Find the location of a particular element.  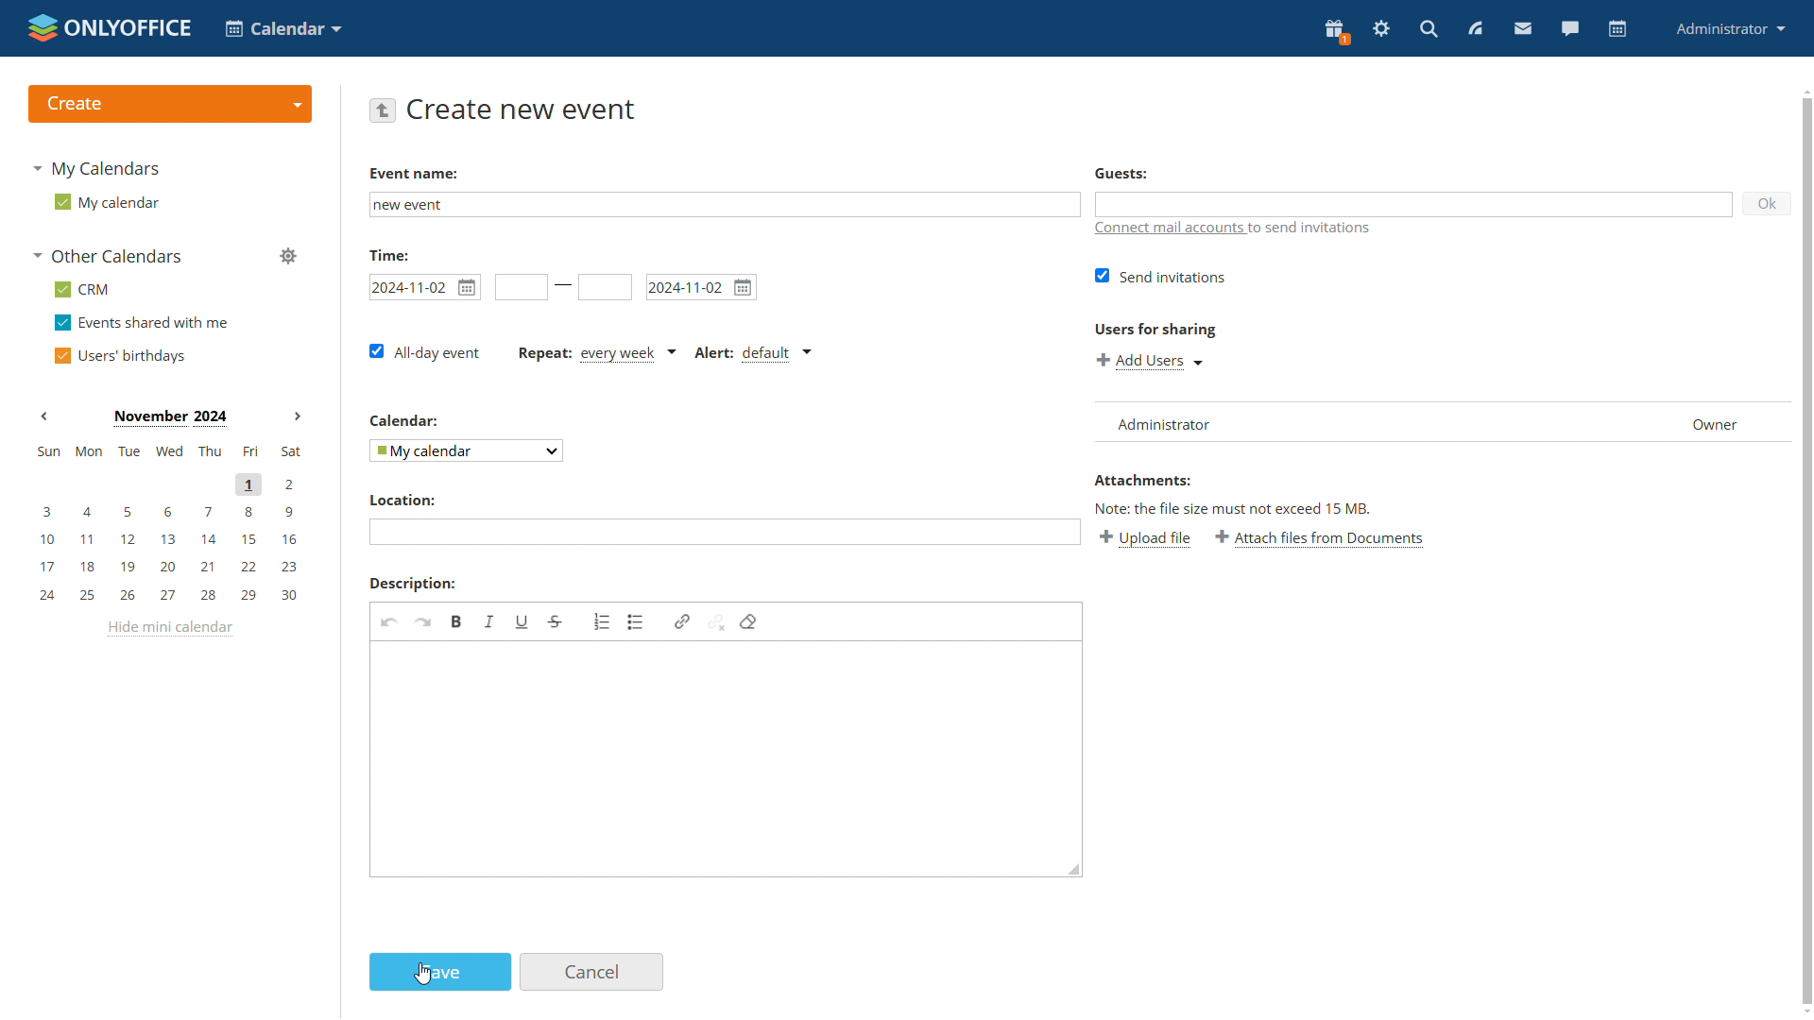

insert/remove numbered list is located at coordinates (602, 620).